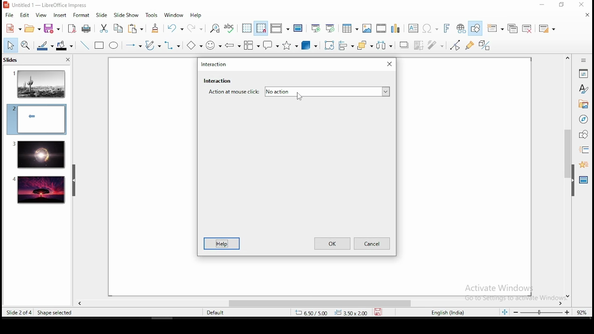 This screenshot has width=594, height=334. Describe the element at coordinates (39, 190) in the screenshot. I see `slide` at that location.